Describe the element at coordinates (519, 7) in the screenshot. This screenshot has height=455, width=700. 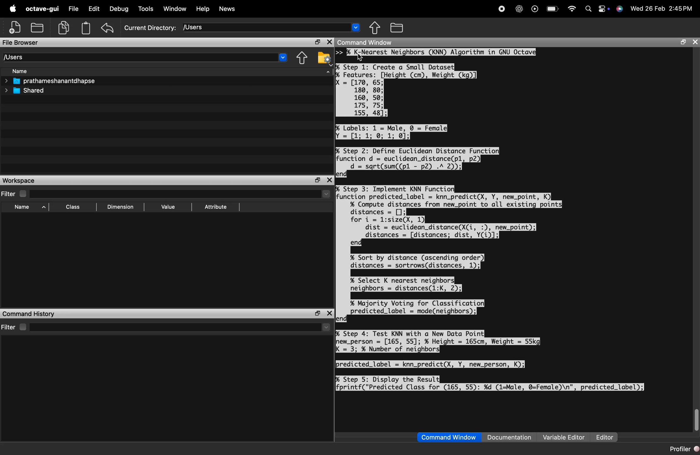
I see `AI` at that location.